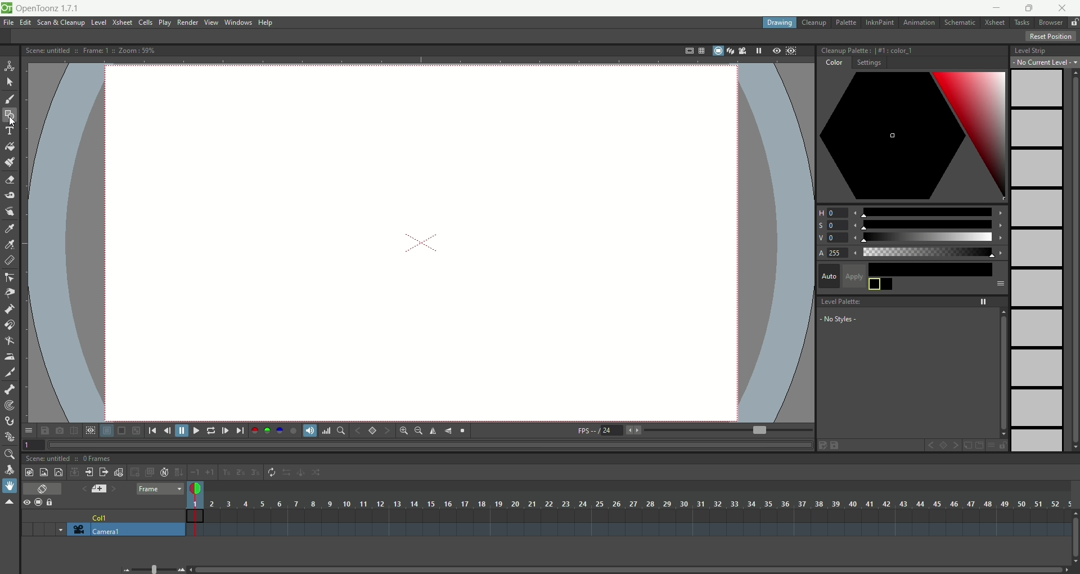 The height and width of the screenshot is (574, 1080). Describe the element at coordinates (9, 181) in the screenshot. I see `eraser tool` at that location.